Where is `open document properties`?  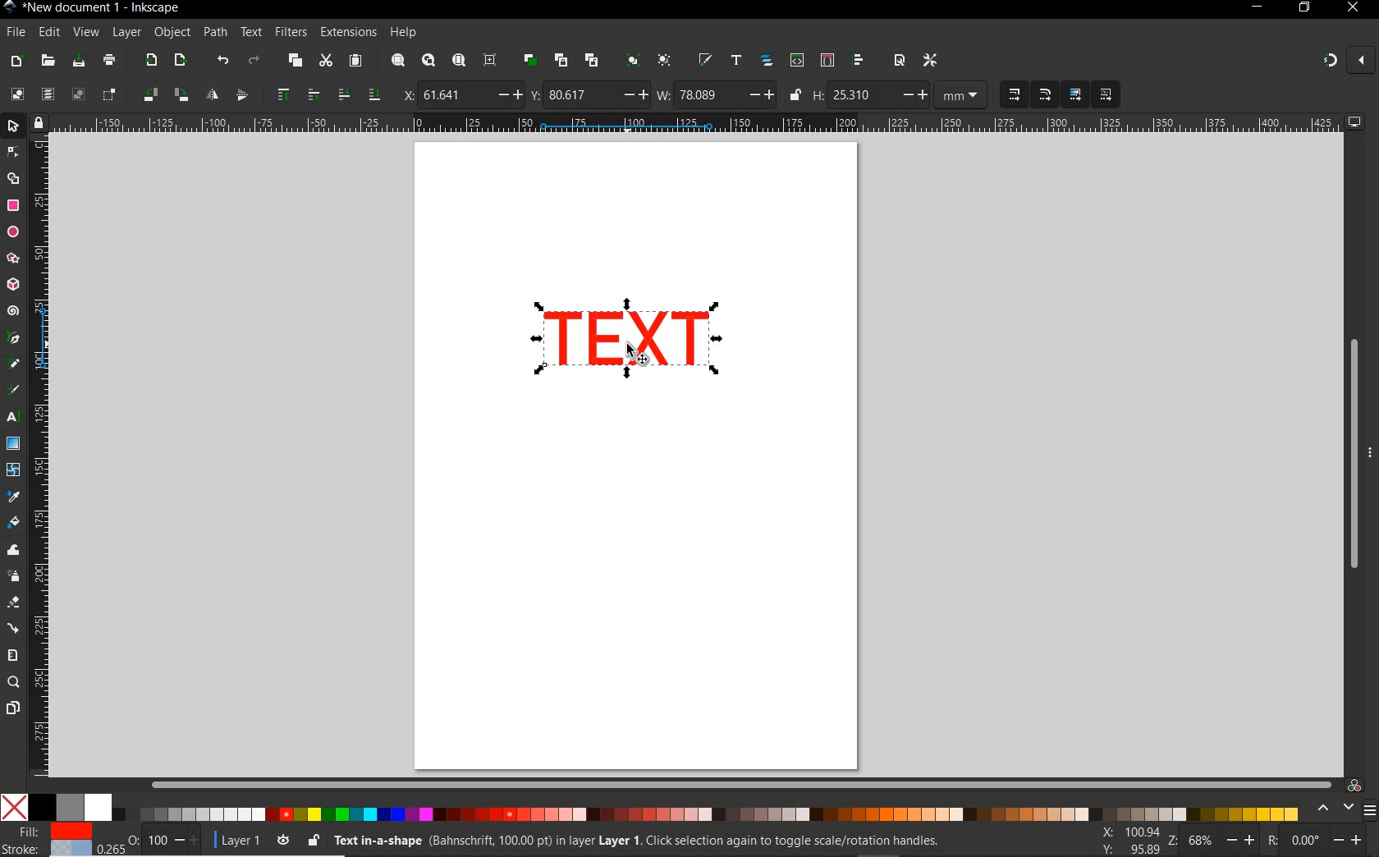
open document properties is located at coordinates (899, 60).